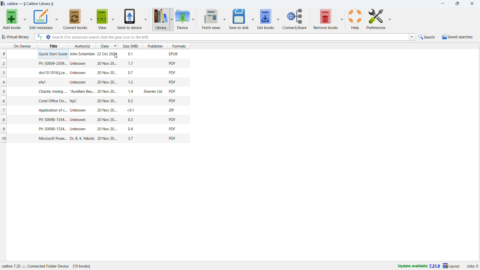 The width and height of the screenshot is (480, 270). What do you see at coordinates (472, 4) in the screenshot?
I see `close` at bounding box center [472, 4].